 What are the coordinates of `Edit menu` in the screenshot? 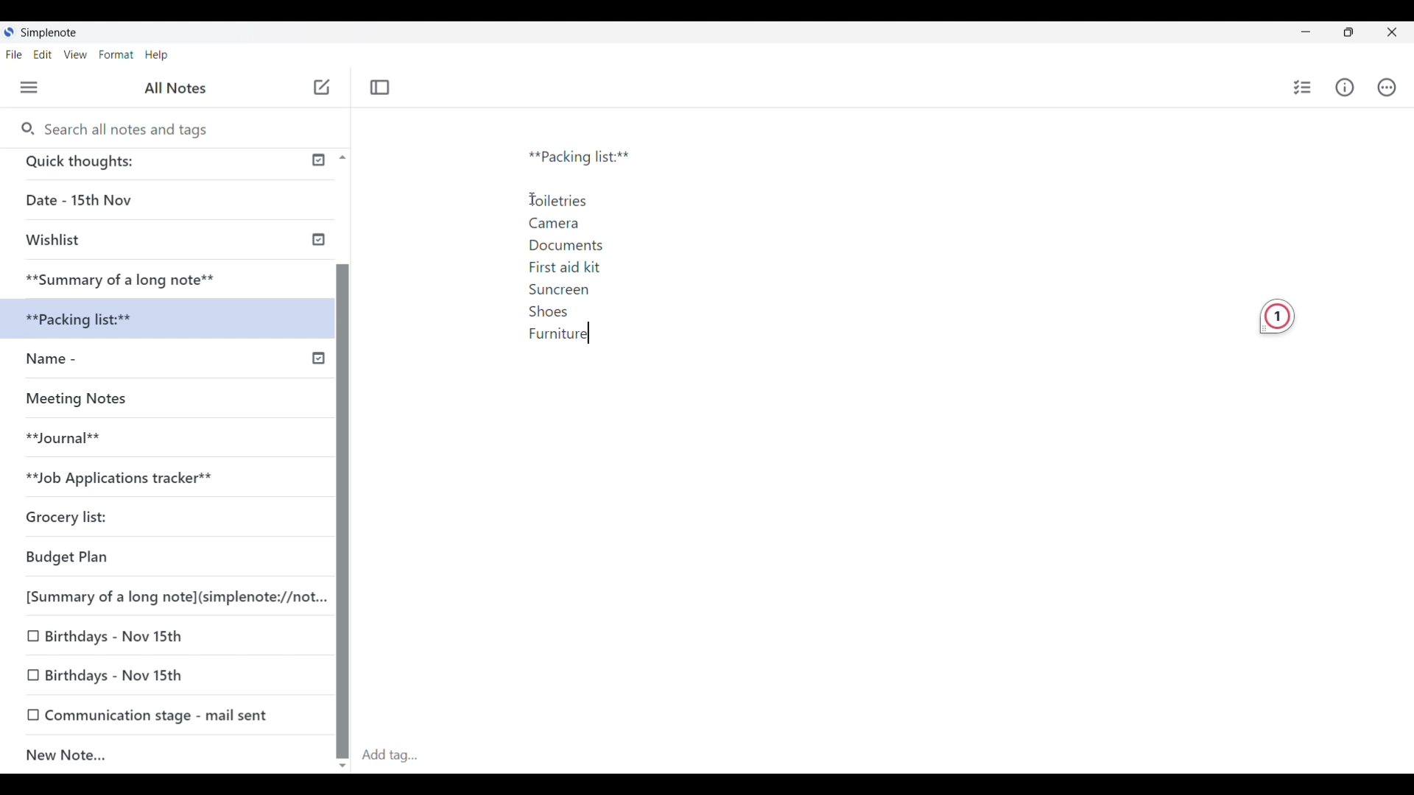 It's located at (43, 54).